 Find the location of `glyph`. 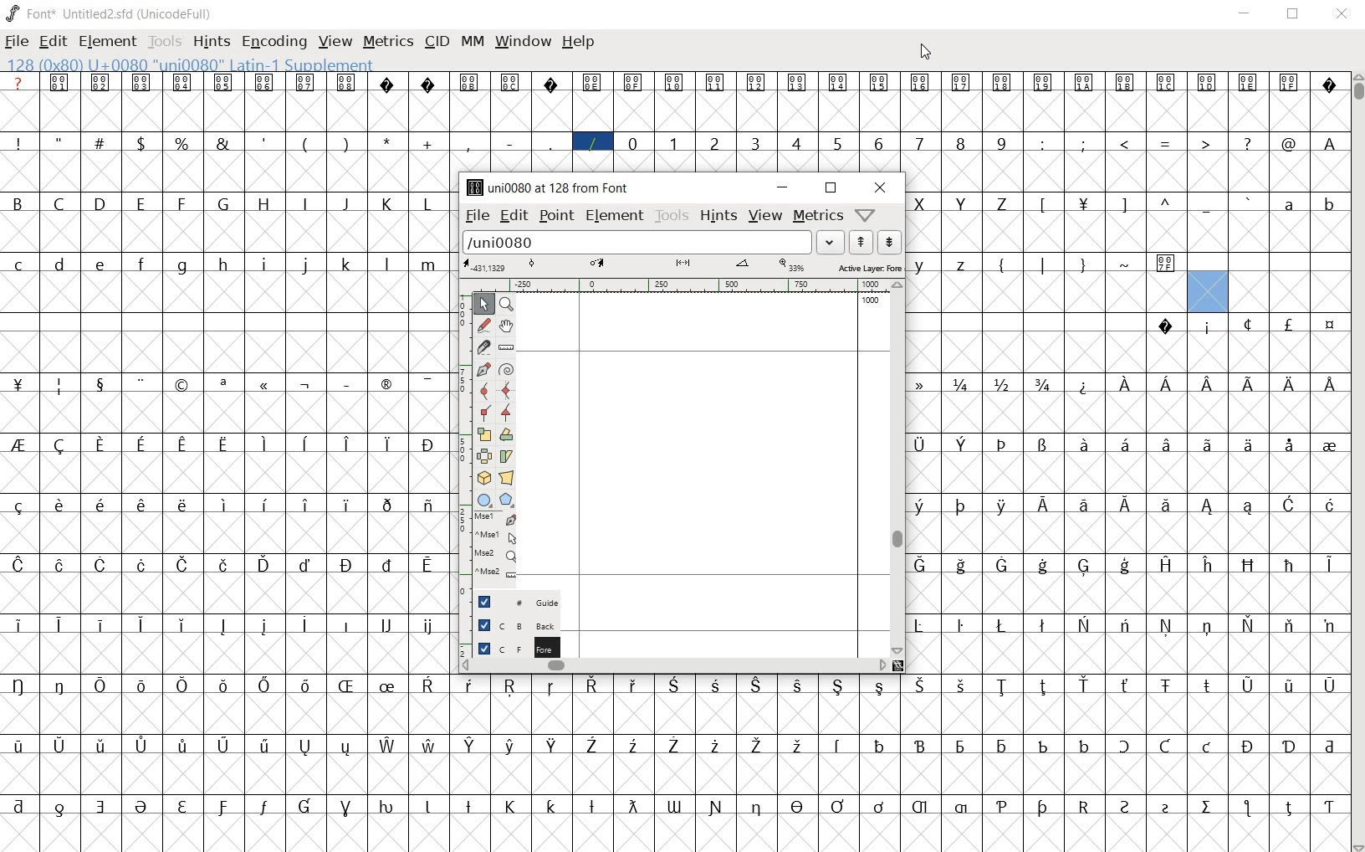

glyph is located at coordinates (59, 387).